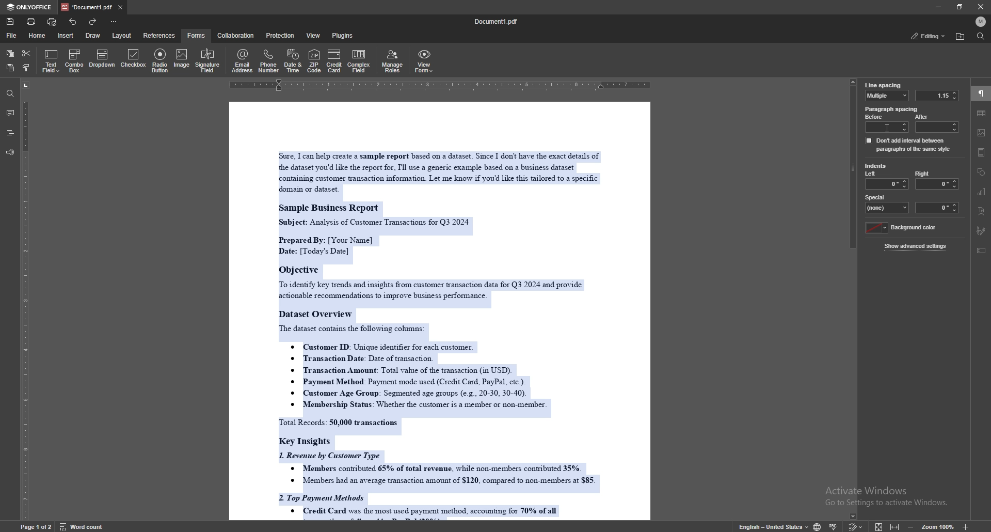 The width and height of the screenshot is (991, 532). I want to click on zoom in, so click(965, 527).